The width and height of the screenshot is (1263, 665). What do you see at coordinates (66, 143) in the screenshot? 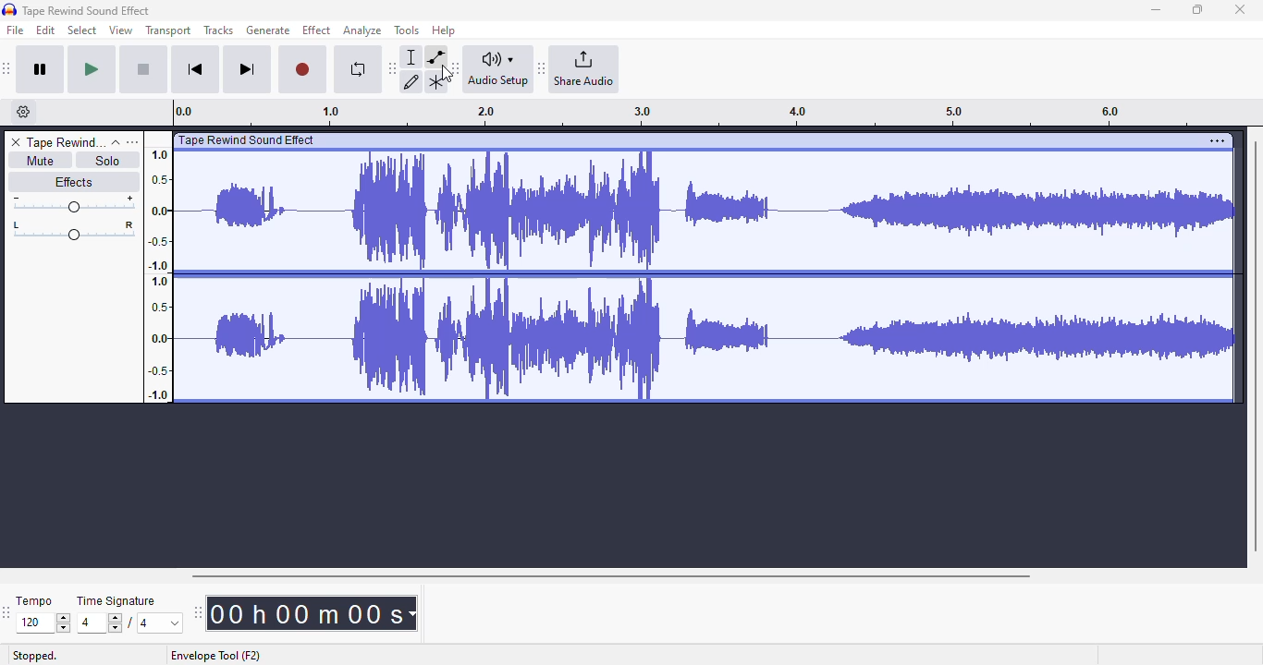
I see `track name` at bounding box center [66, 143].